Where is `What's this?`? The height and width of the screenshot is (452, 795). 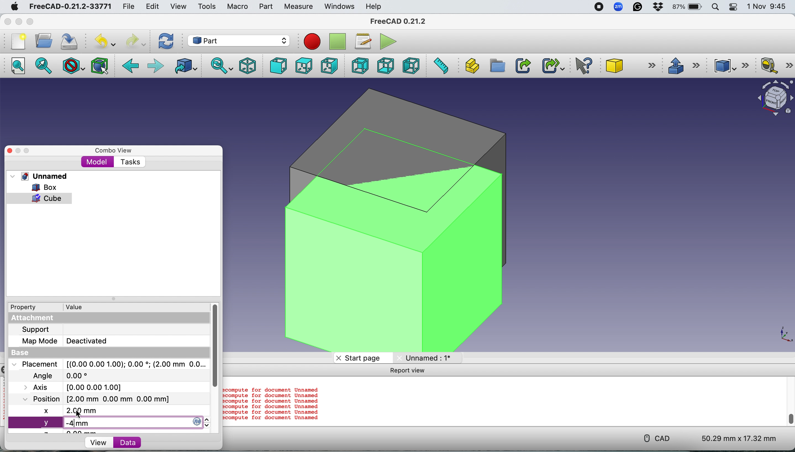 What's this? is located at coordinates (585, 66).